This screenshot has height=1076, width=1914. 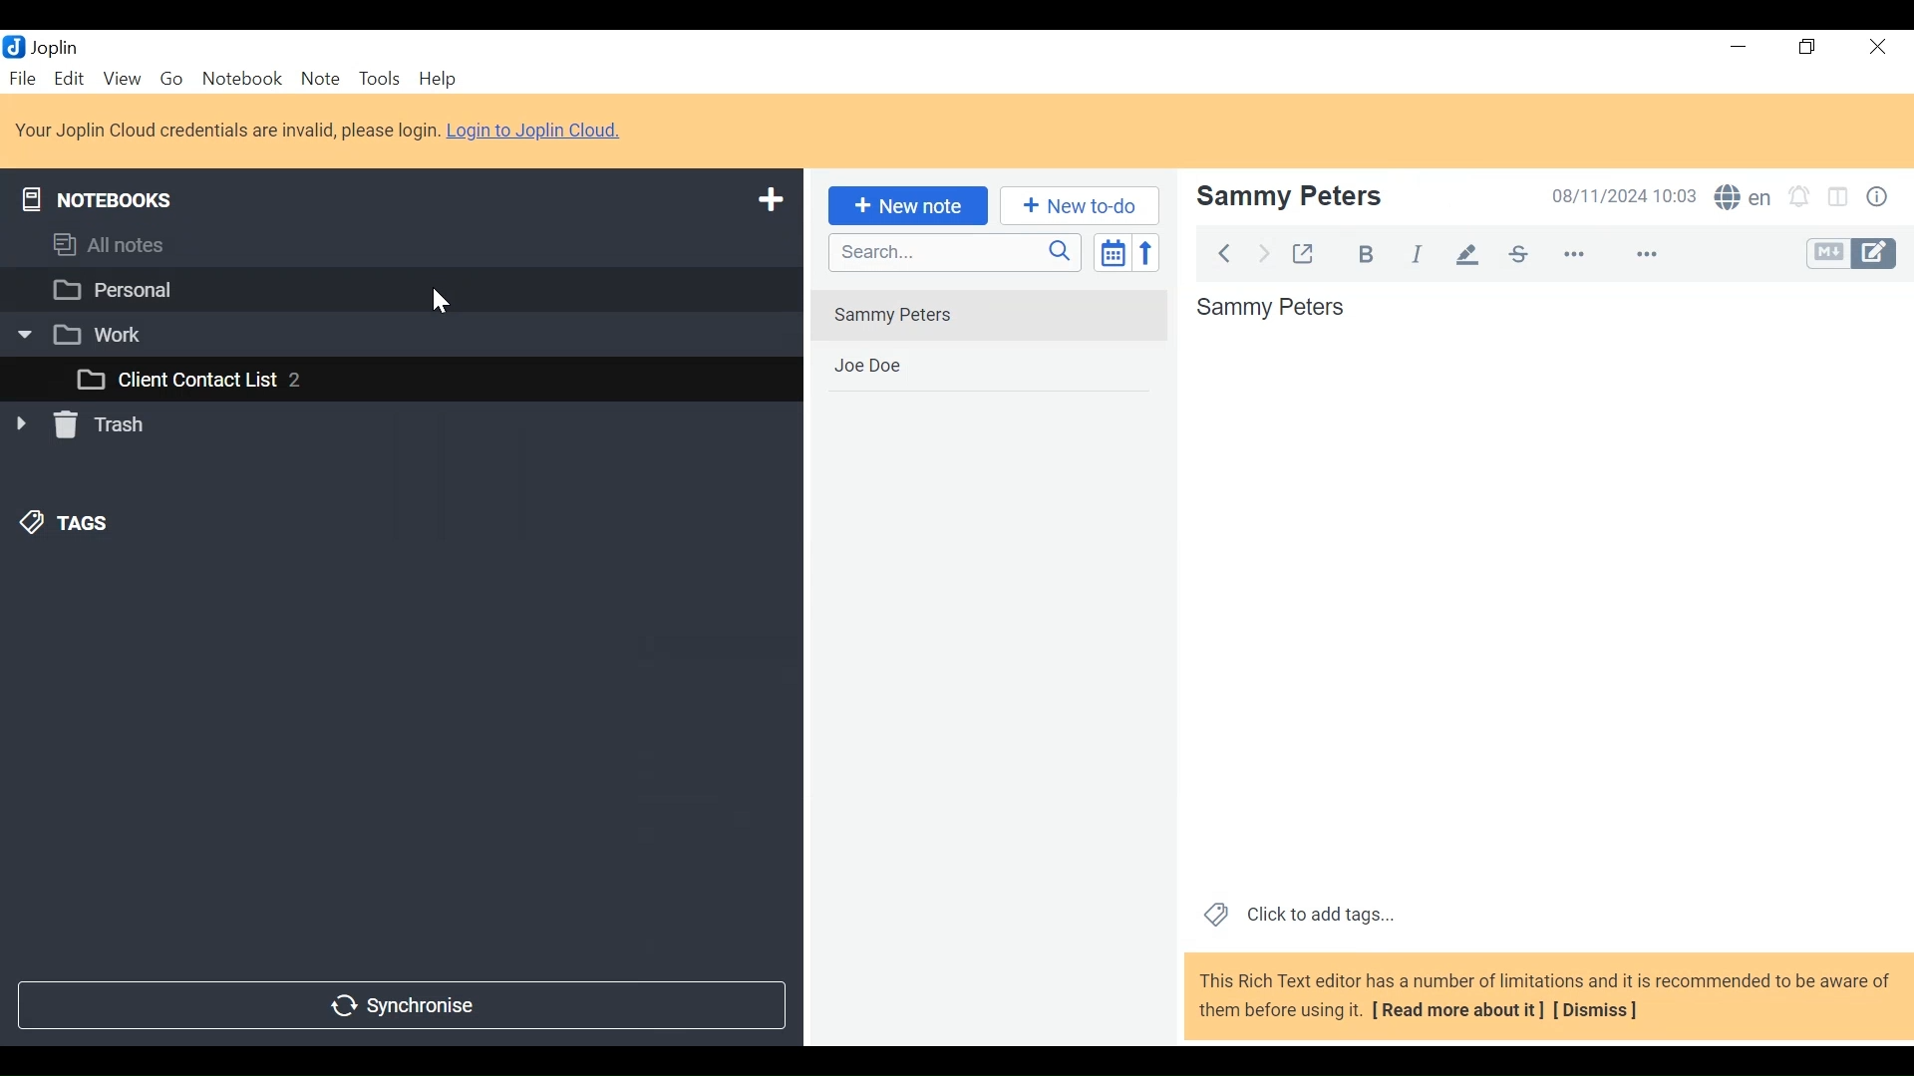 What do you see at coordinates (908, 205) in the screenshot?
I see `New Note` at bounding box center [908, 205].